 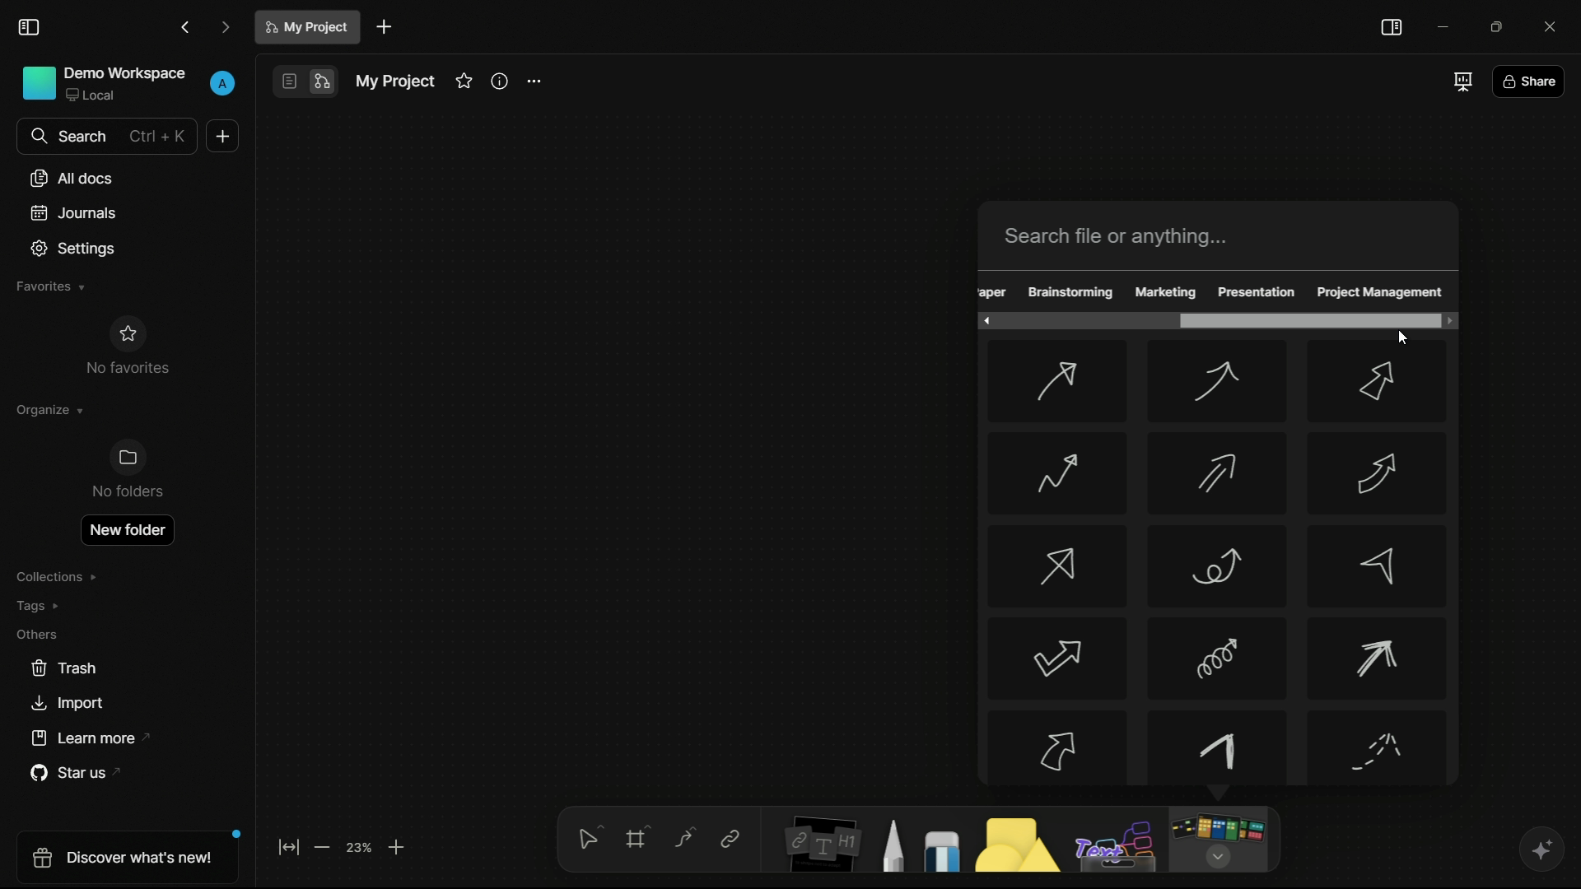 What do you see at coordinates (730, 839) in the screenshot?
I see `link` at bounding box center [730, 839].